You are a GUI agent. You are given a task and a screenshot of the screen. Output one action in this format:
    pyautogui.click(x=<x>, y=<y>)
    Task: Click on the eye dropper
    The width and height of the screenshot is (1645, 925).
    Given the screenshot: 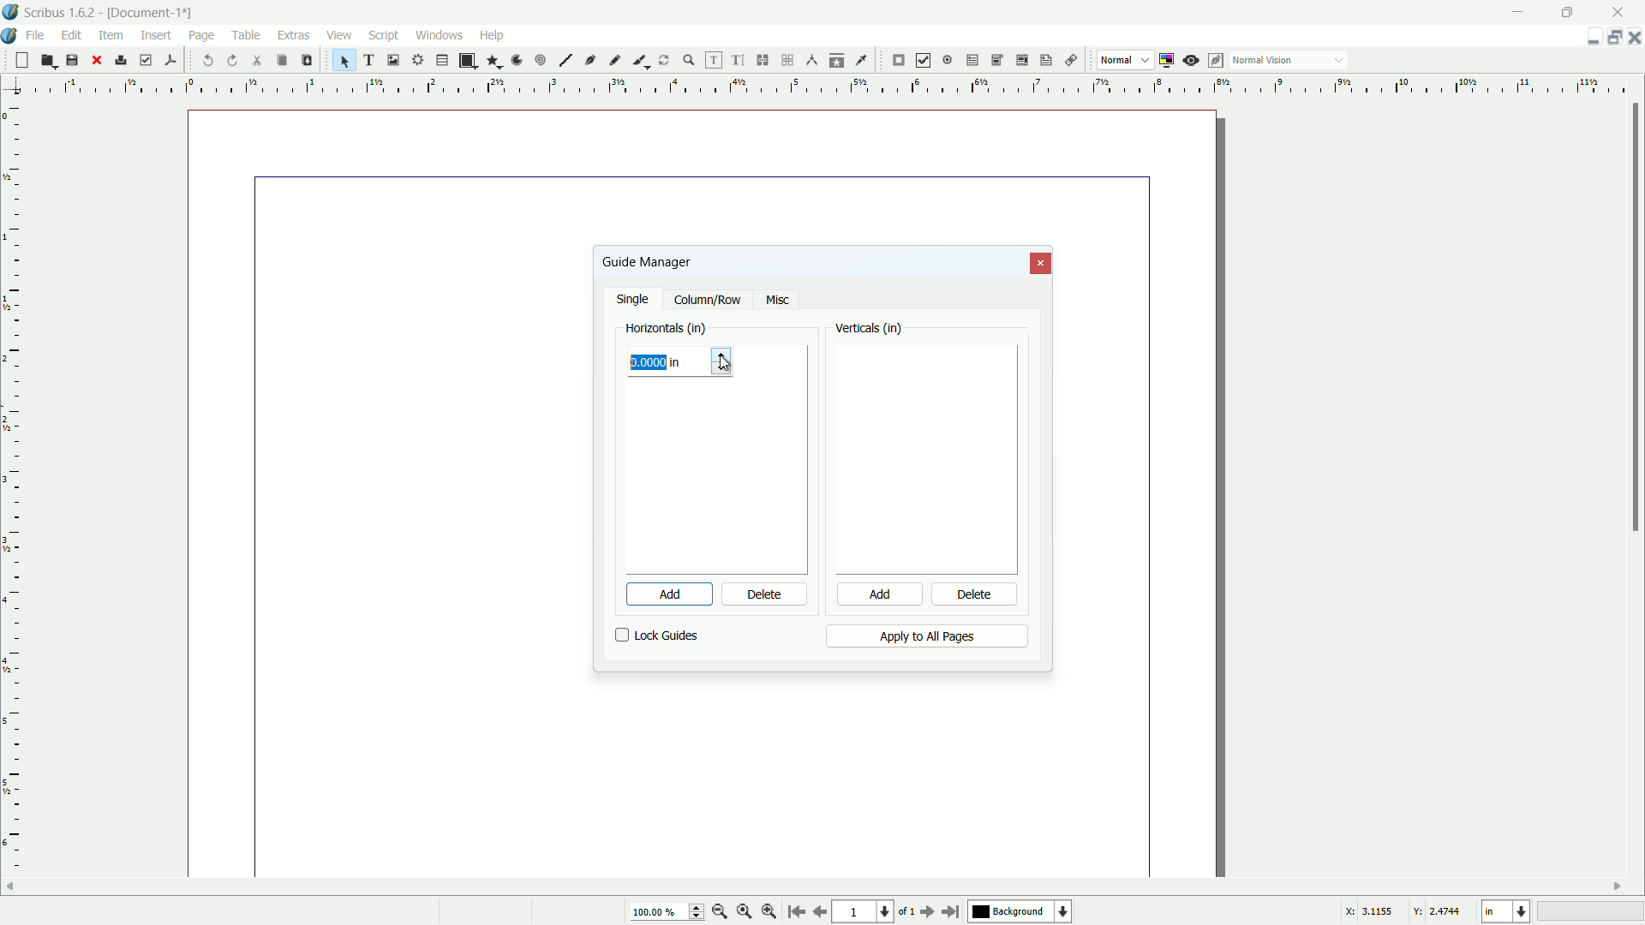 What is the action you would take?
    pyautogui.click(x=864, y=60)
    